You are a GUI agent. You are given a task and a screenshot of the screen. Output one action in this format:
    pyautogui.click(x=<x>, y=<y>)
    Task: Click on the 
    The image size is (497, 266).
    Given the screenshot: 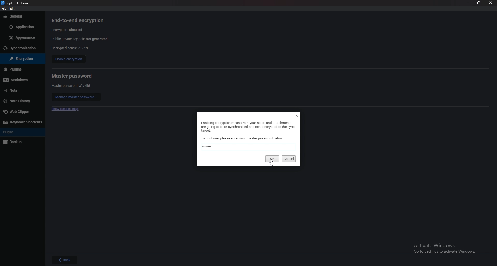 What is the action you would take?
    pyautogui.click(x=18, y=113)
    